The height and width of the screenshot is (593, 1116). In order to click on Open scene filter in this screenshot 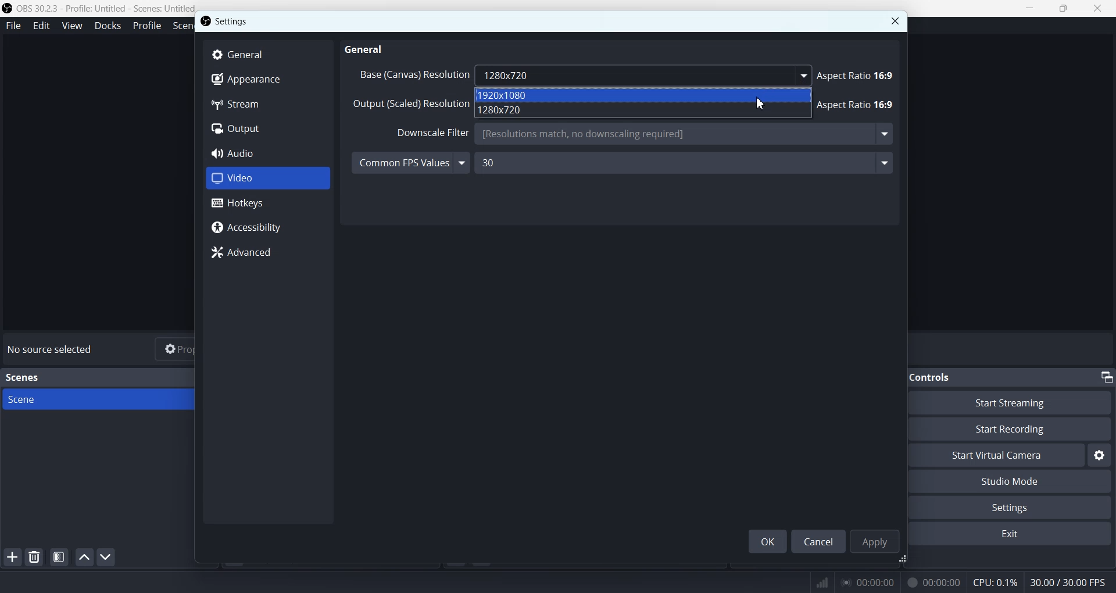, I will do `click(59, 557)`.